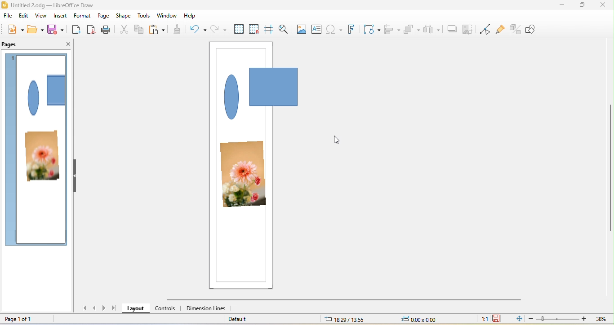  What do you see at coordinates (25, 17) in the screenshot?
I see `edit` at bounding box center [25, 17].